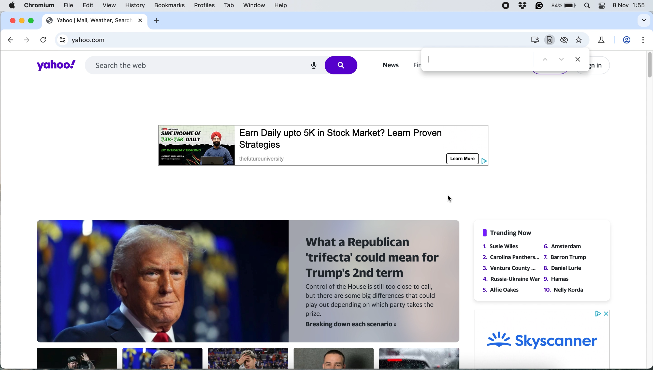 The width and height of the screenshot is (653, 370). Describe the element at coordinates (170, 6) in the screenshot. I see `bookmarks` at that location.